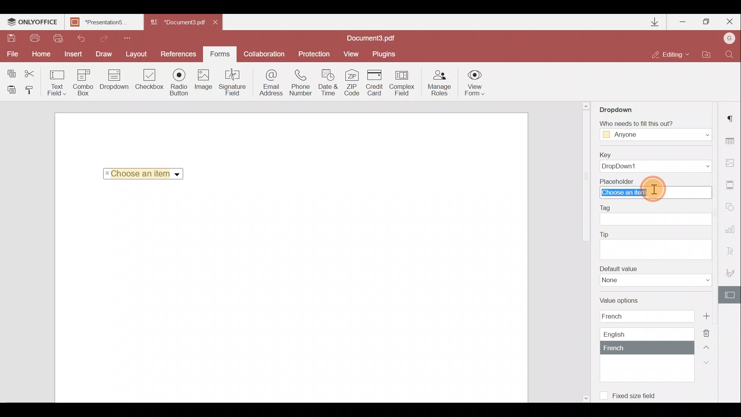 The height and width of the screenshot is (417, 741). Describe the element at coordinates (218, 21) in the screenshot. I see `Close` at that location.